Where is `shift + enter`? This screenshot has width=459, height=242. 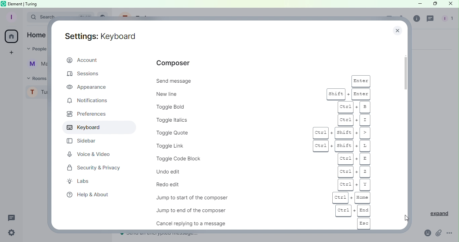 shift + enter is located at coordinates (349, 94).